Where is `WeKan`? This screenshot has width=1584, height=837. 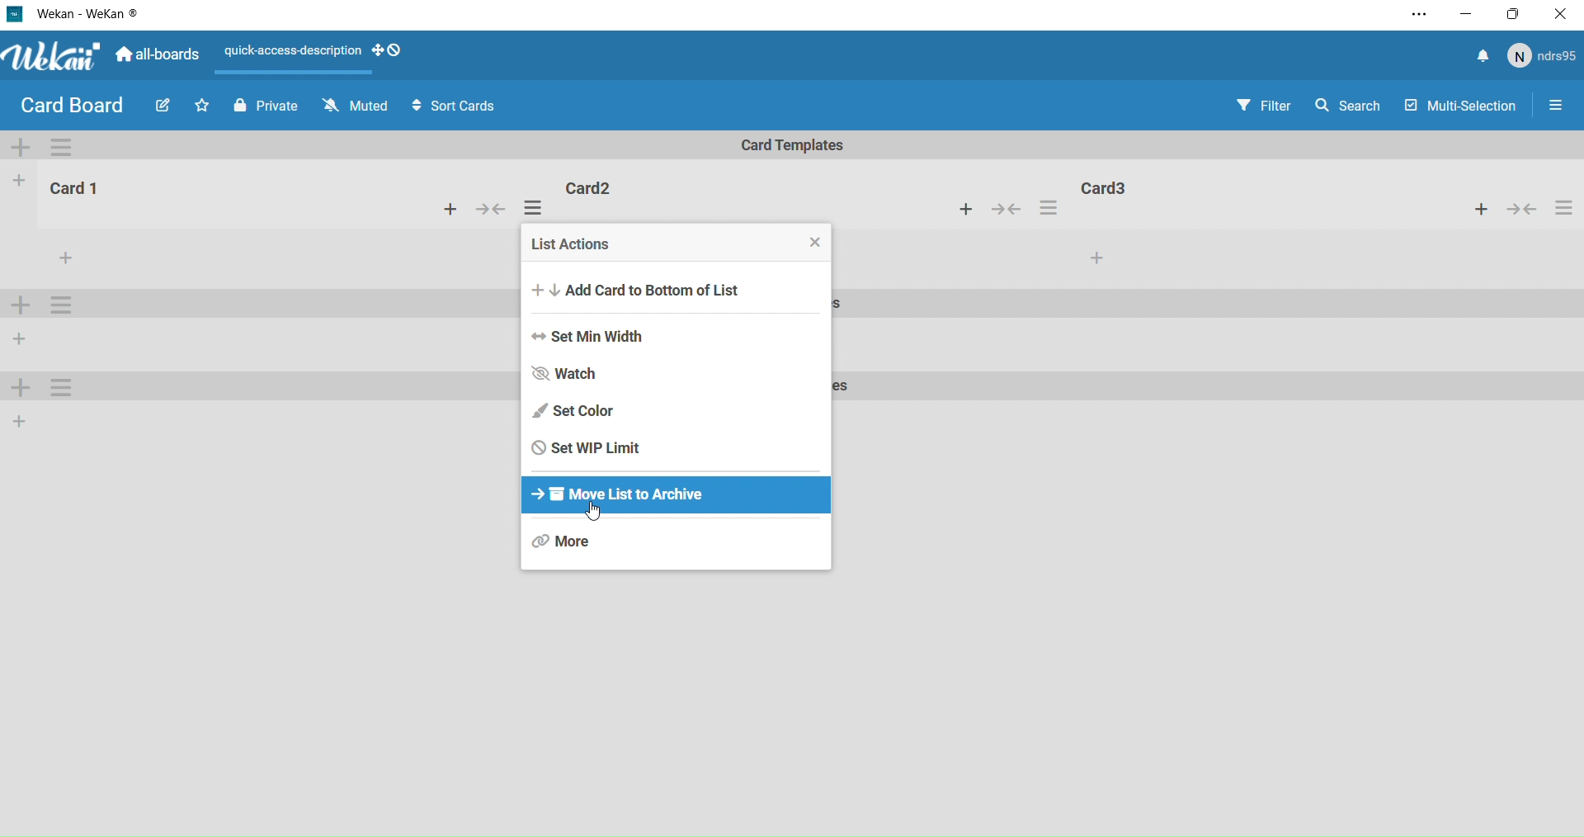 WeKan is located at coordinates (51, 58).